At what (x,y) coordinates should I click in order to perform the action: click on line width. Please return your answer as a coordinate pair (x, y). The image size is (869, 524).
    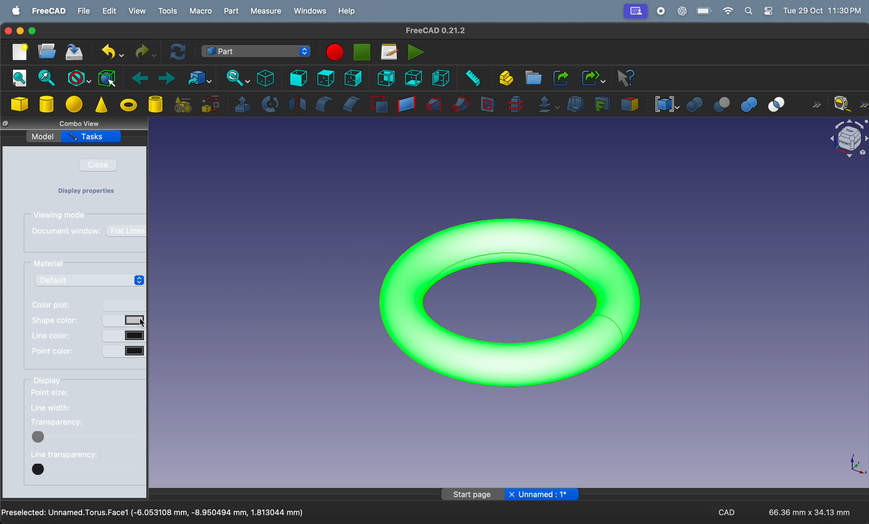
    Looking at the image, I should click on (66, 408).